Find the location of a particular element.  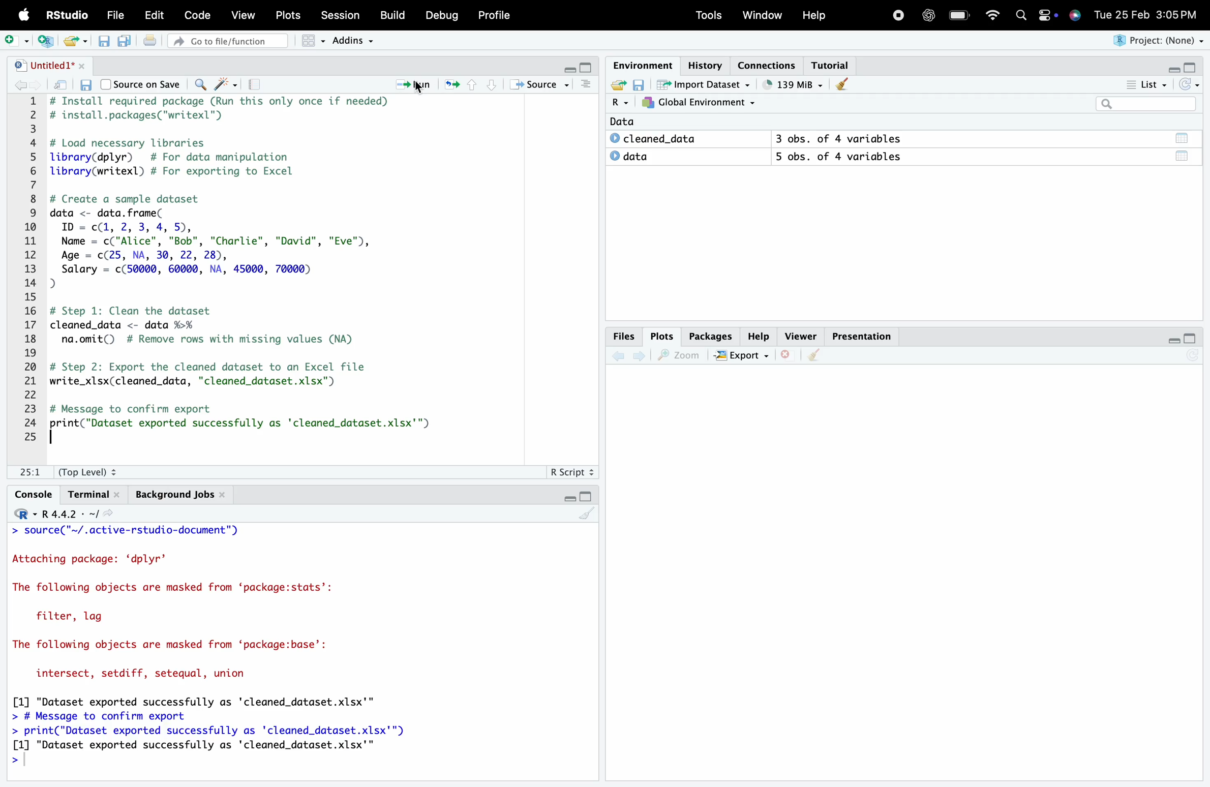

Data
© cleaned_data 3 obs. of 4 variables
© data 5 obs. of 4 variables is located at coordinates (766, 142).